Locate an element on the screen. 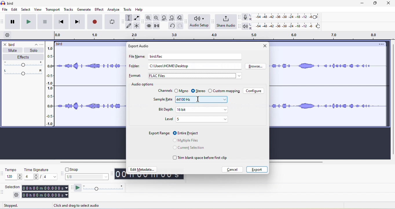 The height and width of the screenshot is (209, 395). horizontal scroll bar is located at coordinates (299, 162).